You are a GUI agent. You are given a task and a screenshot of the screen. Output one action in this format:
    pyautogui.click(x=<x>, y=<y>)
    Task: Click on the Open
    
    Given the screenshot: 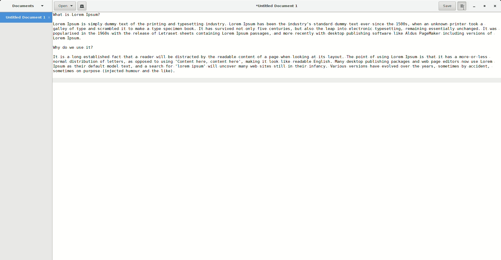 What is the action you would take?
    pyautogui.click(x=64, y=6)
    